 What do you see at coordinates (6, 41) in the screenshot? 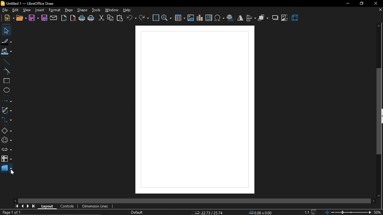
I see `fill line` at bounding box center [6, 41].